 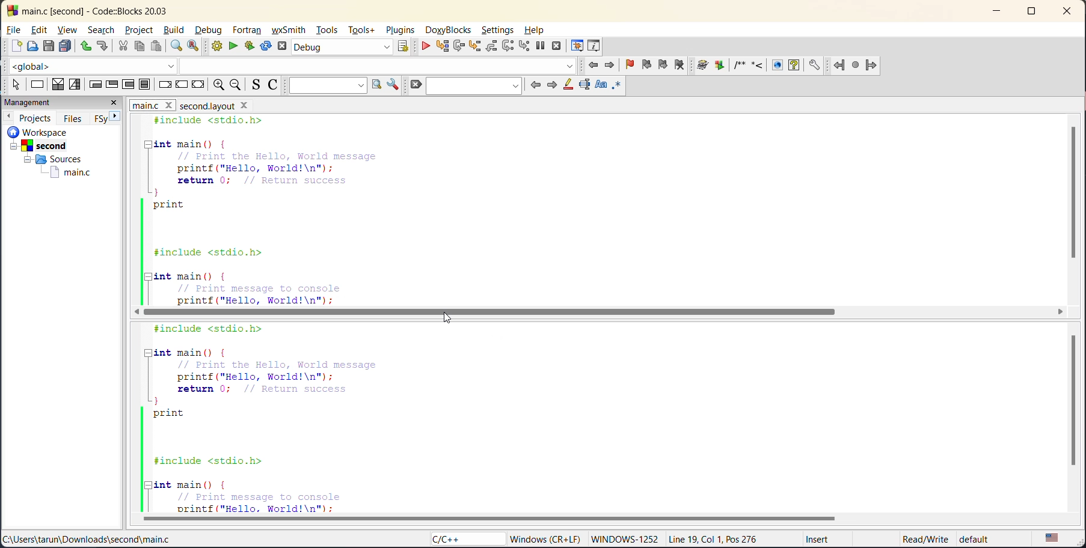 What do you see at coordinates (47, 46) in the screenshot?
I see `save` at bounding box center [47, 46].